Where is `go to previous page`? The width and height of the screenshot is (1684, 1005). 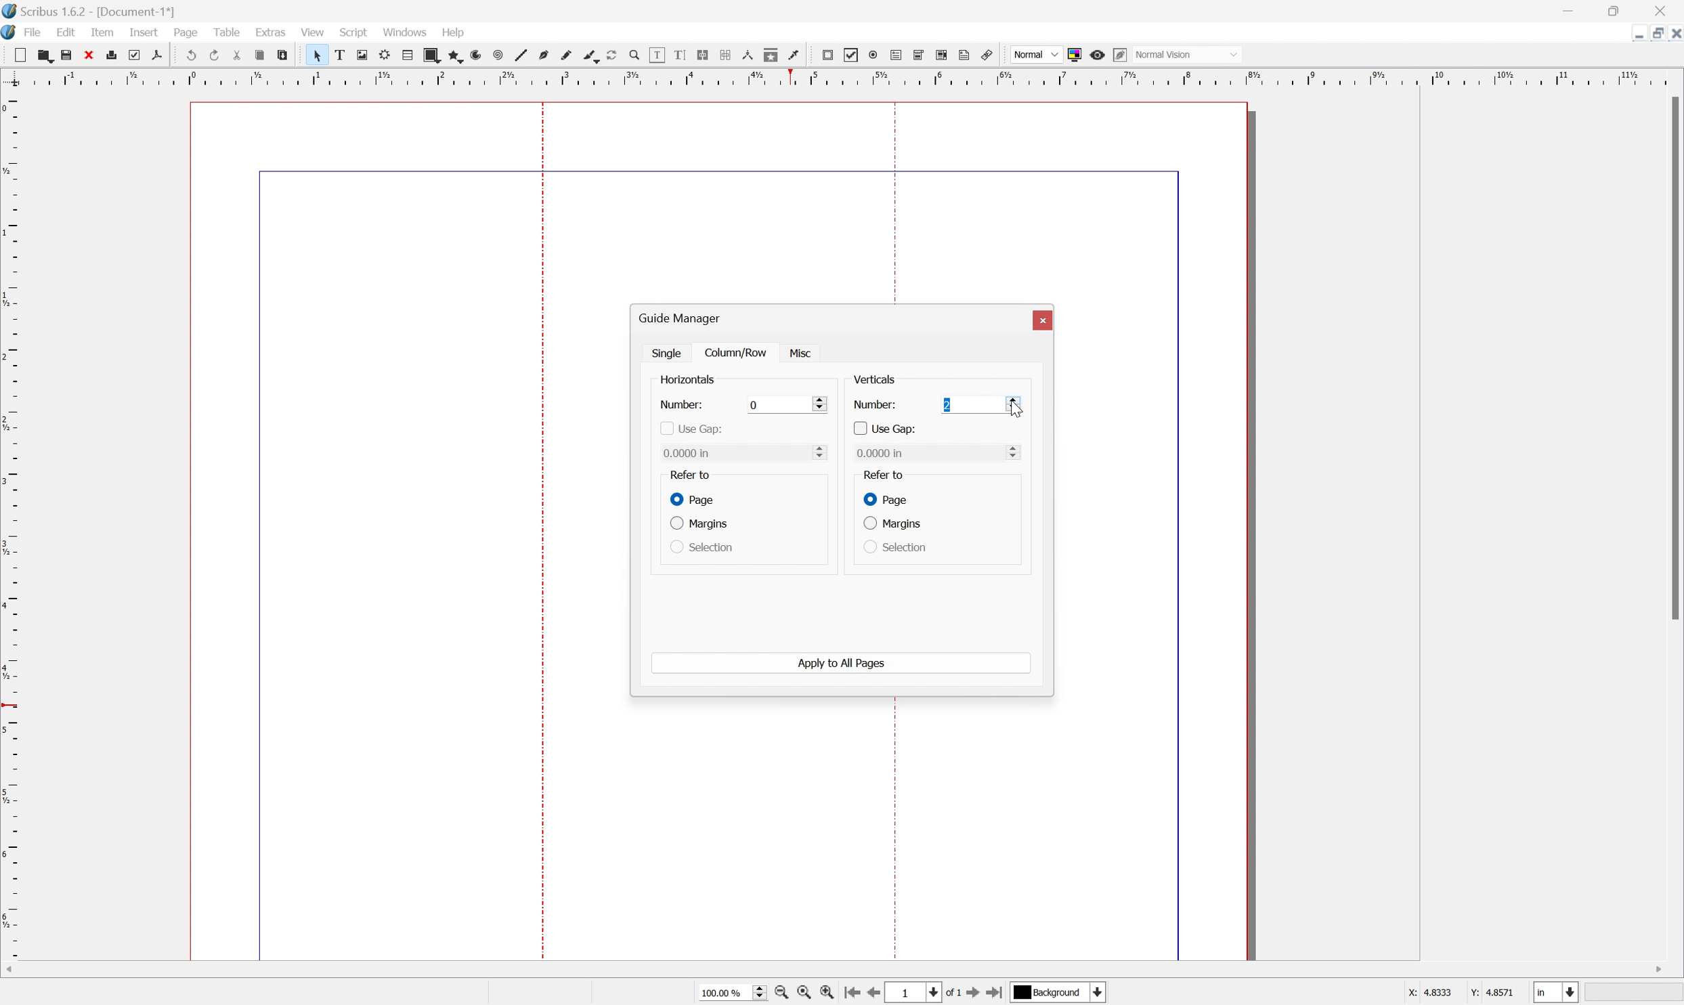 go to previous page is located at coordinates (873, 994).